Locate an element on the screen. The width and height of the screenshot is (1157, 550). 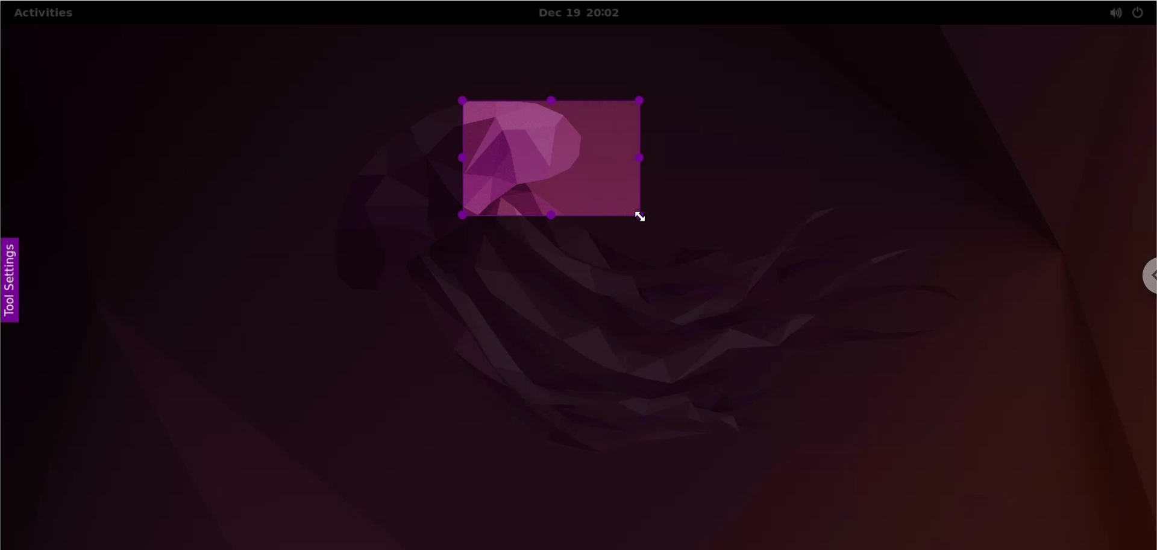
chrome options is located at coordinates (1145, 278).